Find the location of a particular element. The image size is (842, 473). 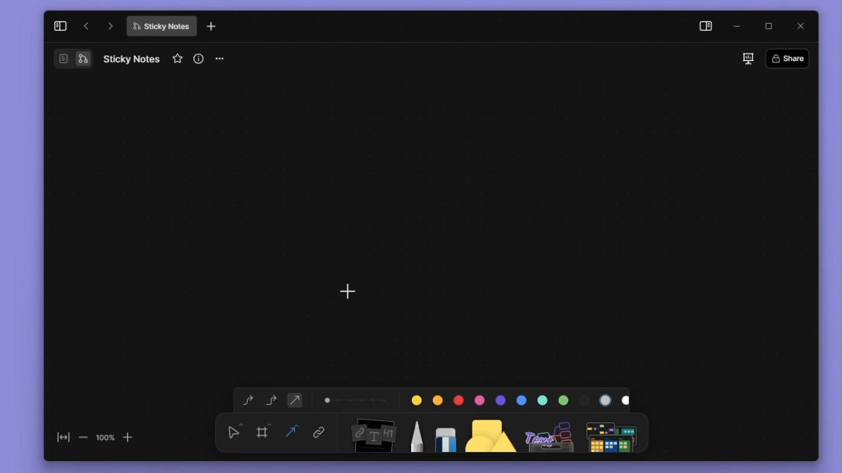

close is located at coordinates (802, 25).